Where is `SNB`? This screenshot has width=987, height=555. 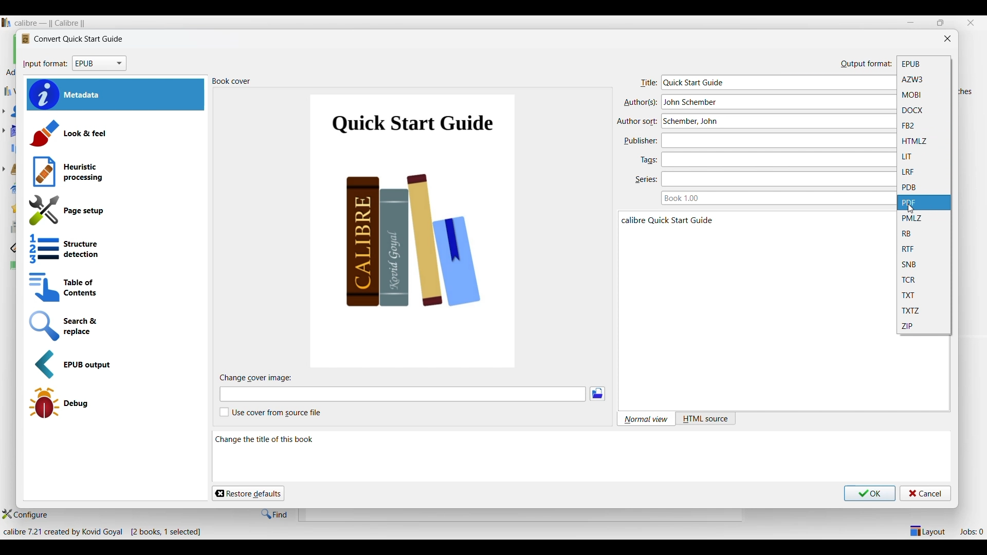
SNB is located at coordinates (924, 265).